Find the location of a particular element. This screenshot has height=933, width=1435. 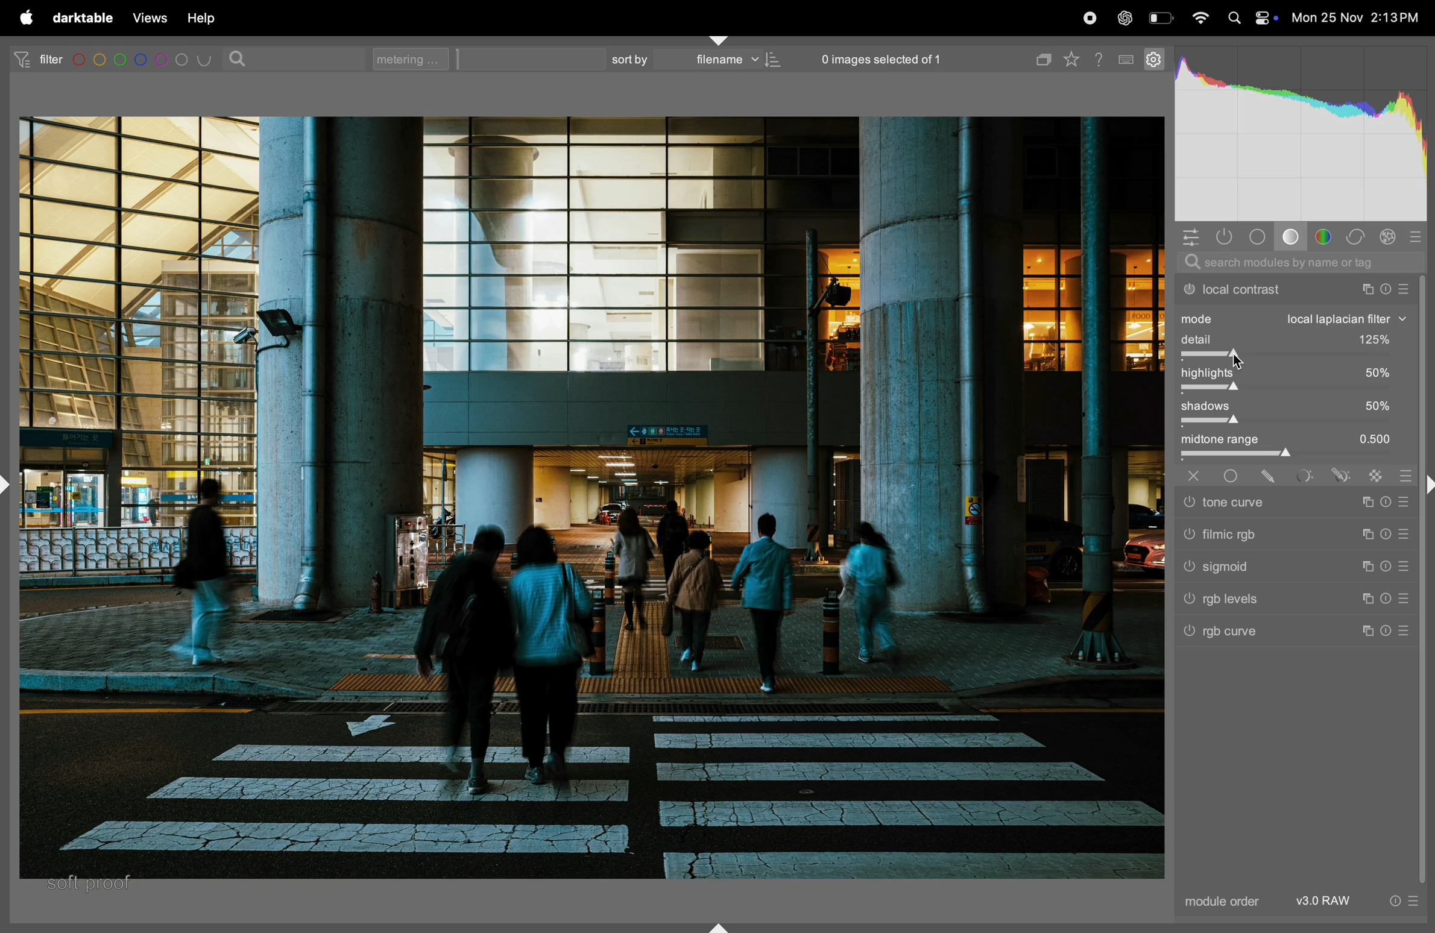

shift+ctrl+l is located at coordinates (10, 483).